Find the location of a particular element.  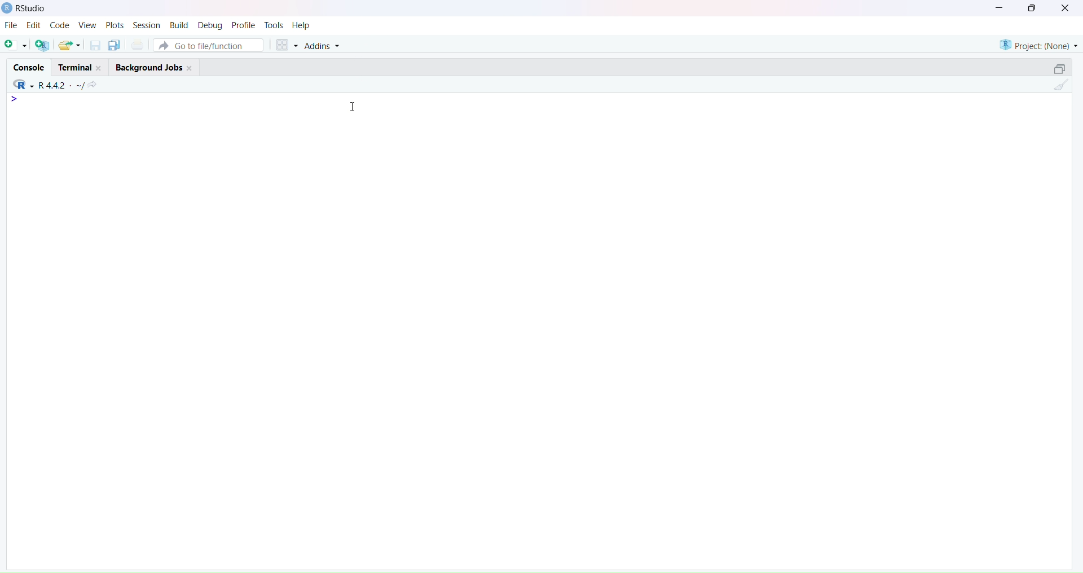

console editor is located at coordinates (80, 123).